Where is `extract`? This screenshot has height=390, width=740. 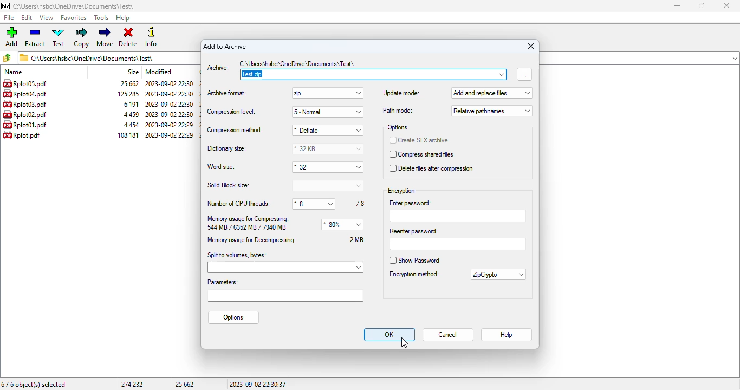 extract is located at coordinates (36, 37).